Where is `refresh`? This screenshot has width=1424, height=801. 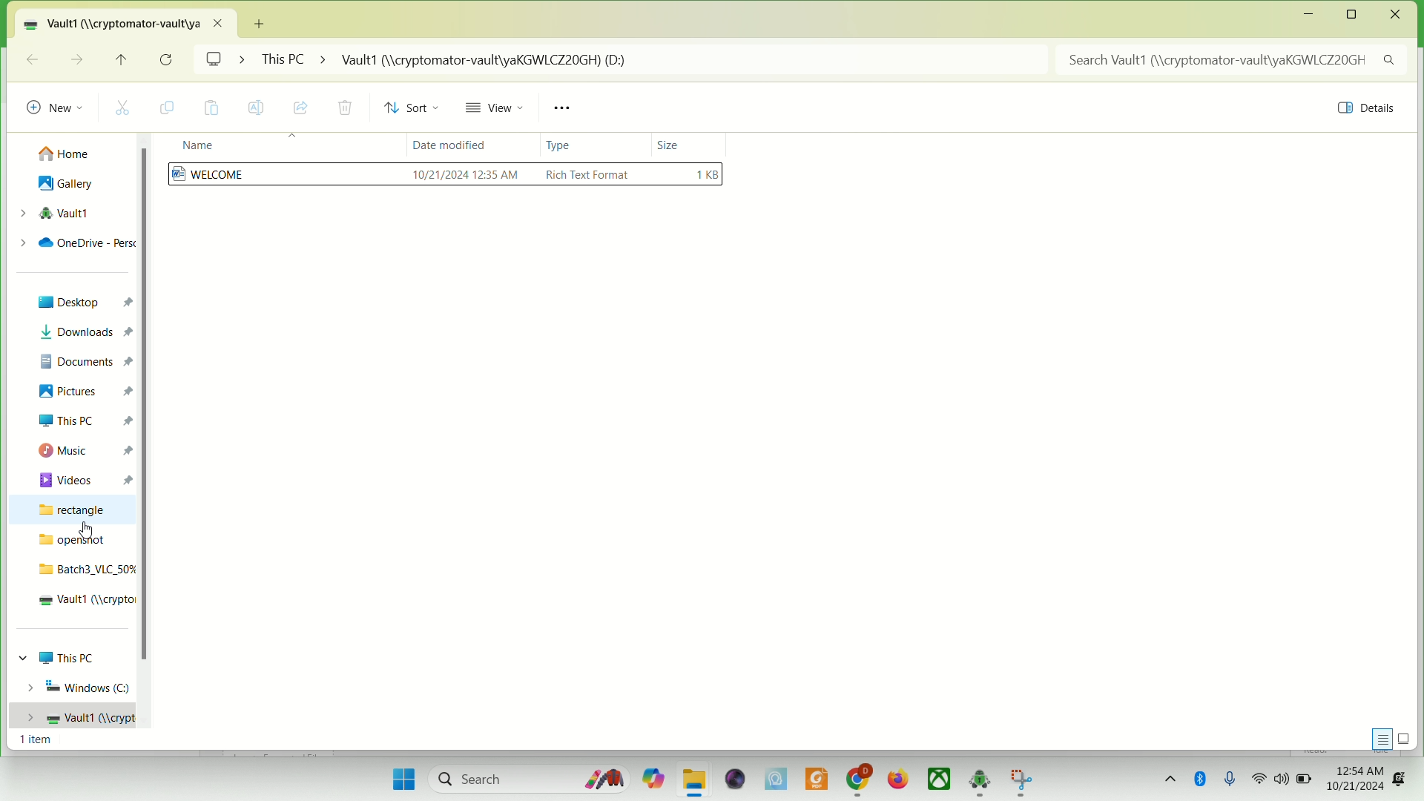 refresh is located at coordinates (167, 60).